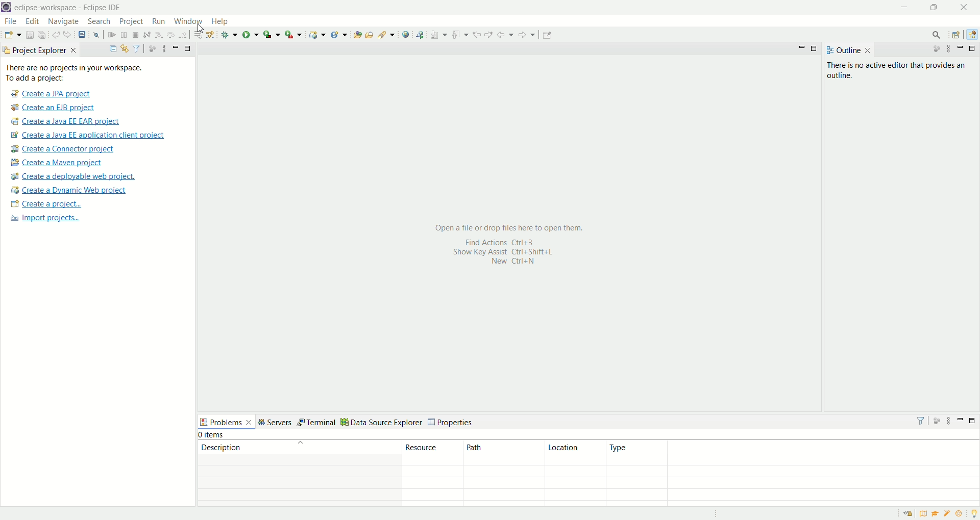 Image resolution: width=980 pixels, height=520 pixels. What do you see at coordinates (189, 20) in the screenshot?
I see `window` at bounding box center [189, 20].